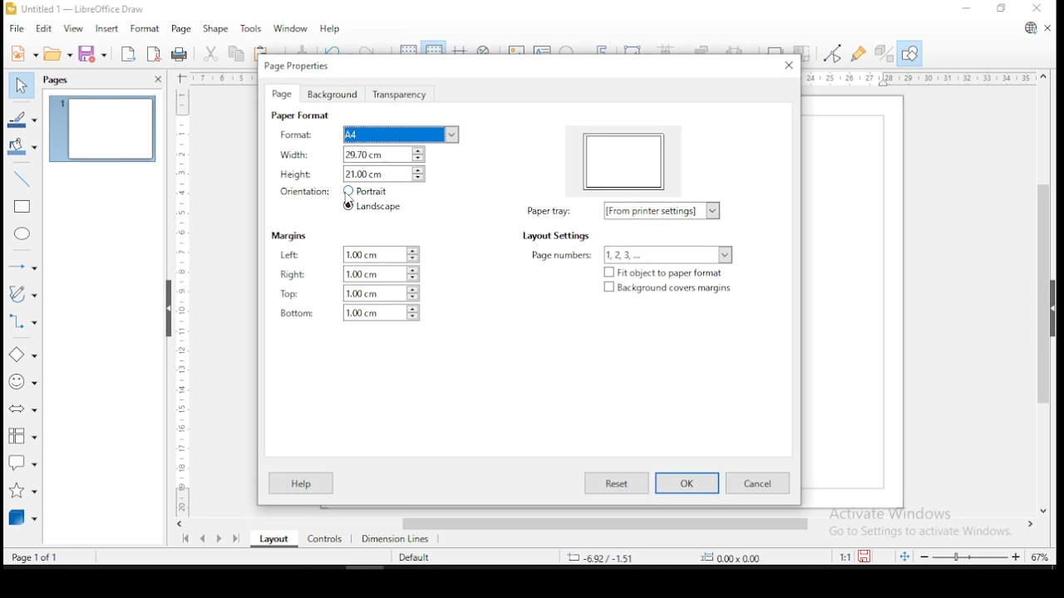 Image resolution: width=1064 pixels, height=598 pixels. Describe the element at coordinates (22, 118) in the screenshot. I see `line color` at that location.